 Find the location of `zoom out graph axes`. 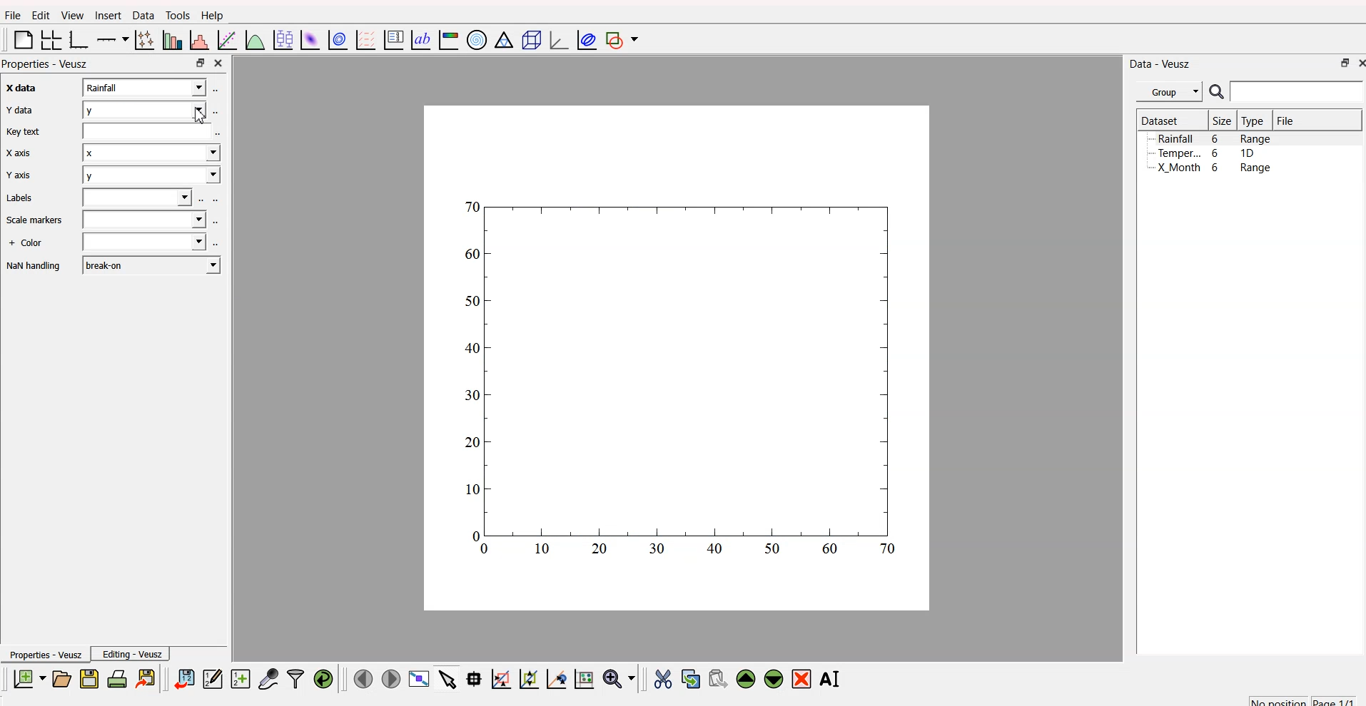

zoom out graph axes is located at coordinates (555, 679).